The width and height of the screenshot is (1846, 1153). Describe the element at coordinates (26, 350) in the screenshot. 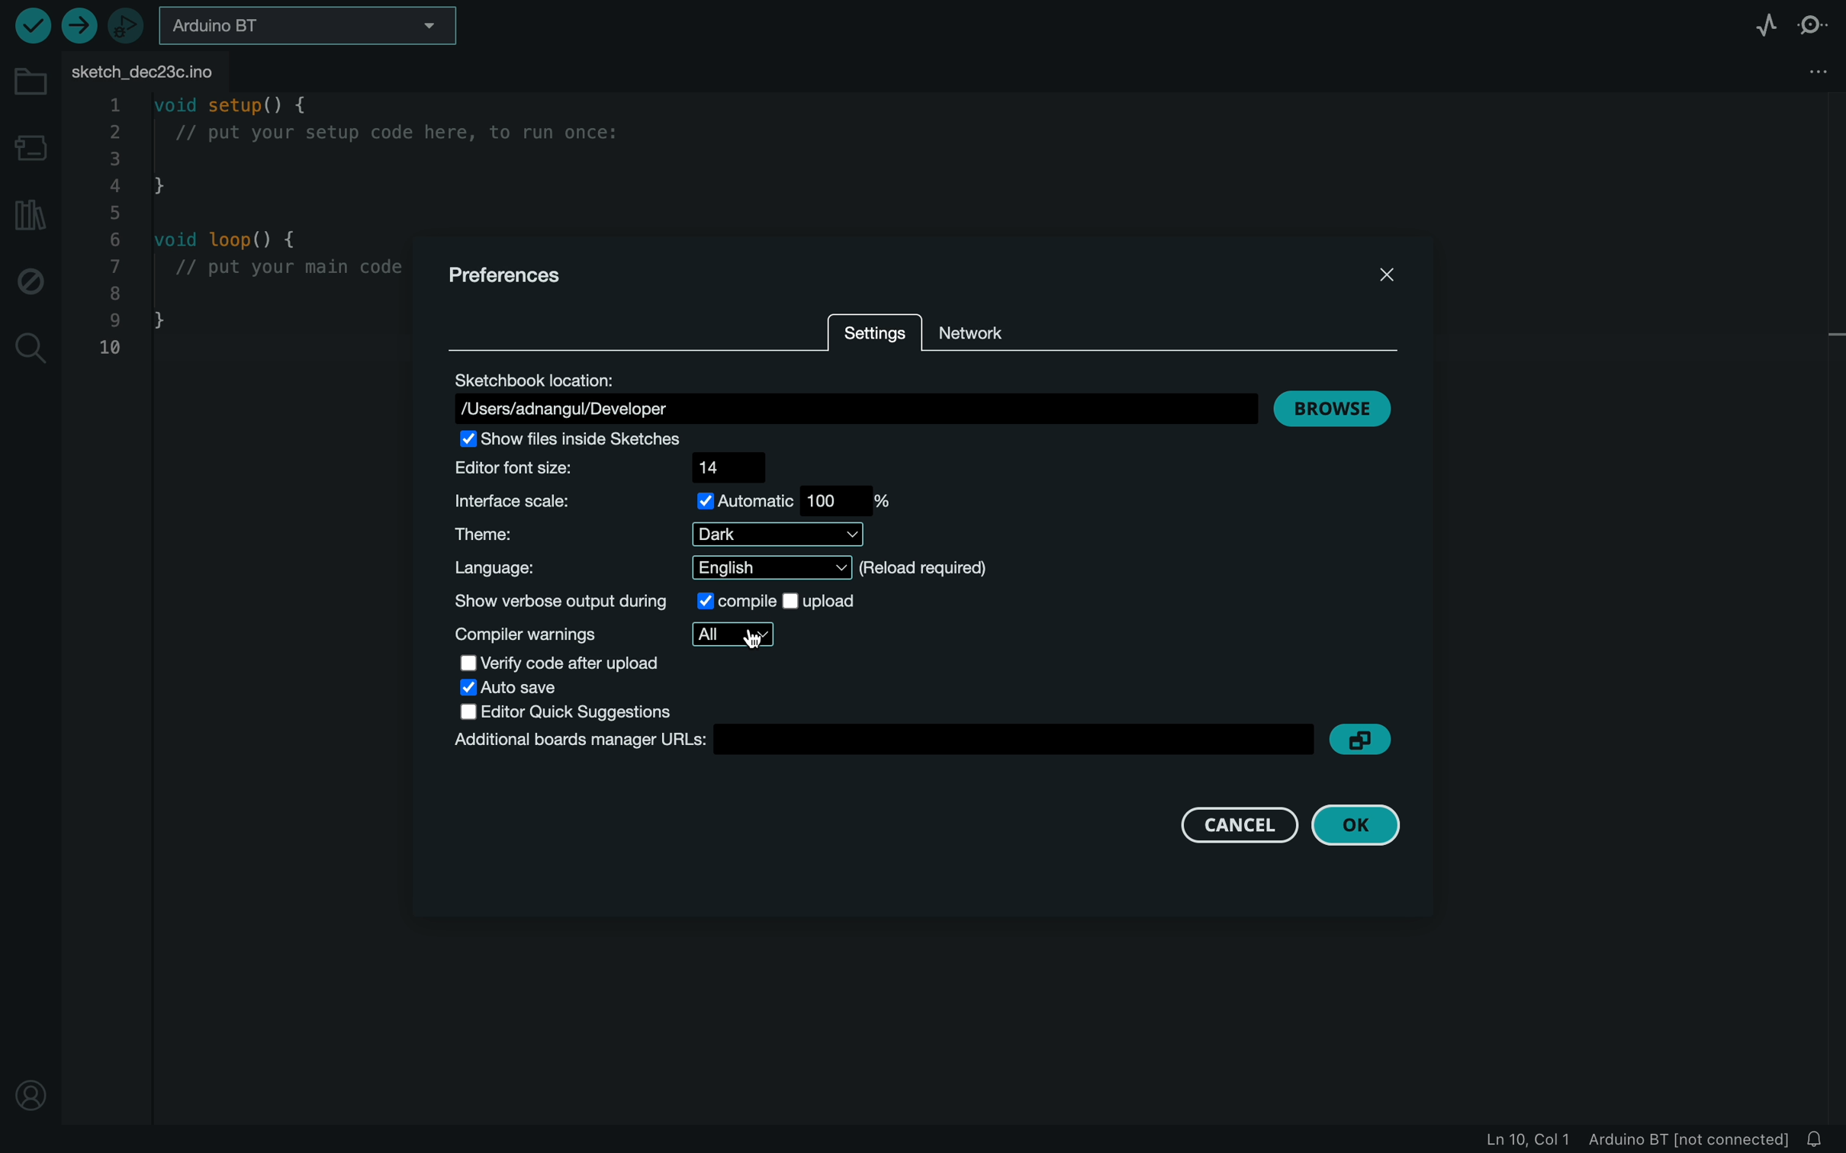

I see `search` at that location.